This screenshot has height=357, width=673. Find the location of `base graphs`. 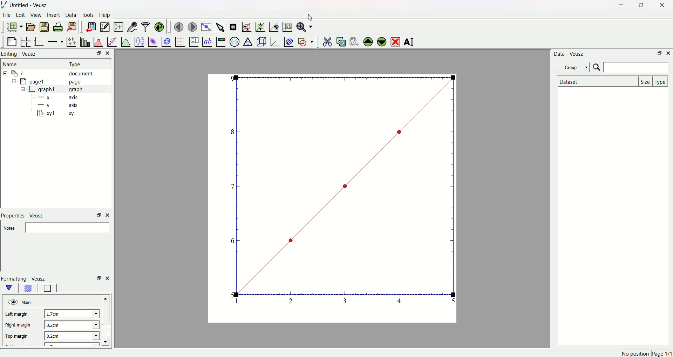

base graphs is located at coordinates (40, 41).